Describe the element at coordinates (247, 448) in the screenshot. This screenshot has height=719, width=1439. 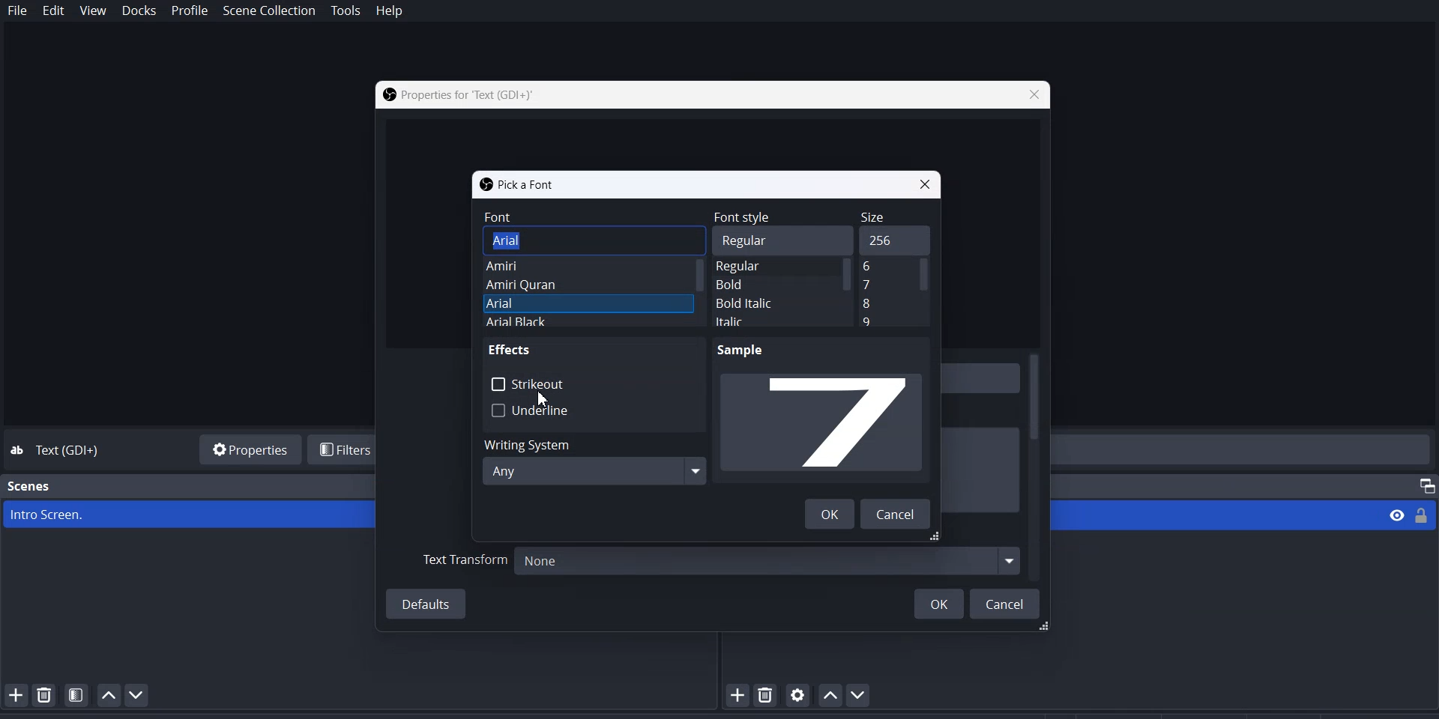
I see `Properties` at that location.